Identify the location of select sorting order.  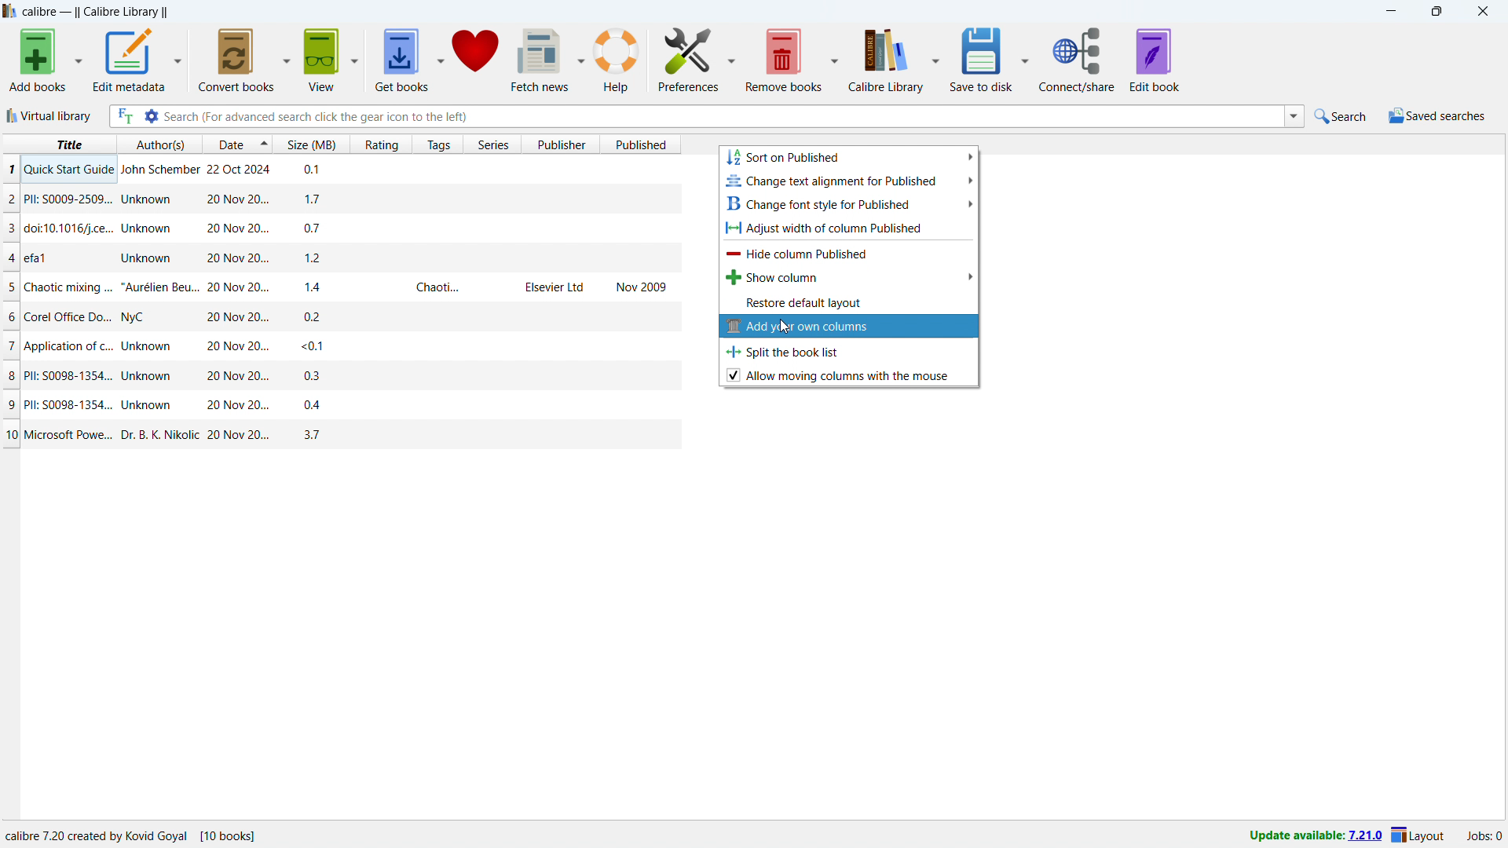
(265, 146).